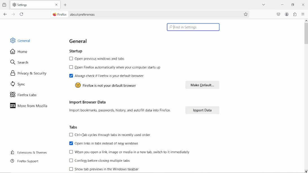 The image size is (308, 173). Describe the element at coordinates (306, 34) in the screenshot. I see `vertical scrollbar` at that location.